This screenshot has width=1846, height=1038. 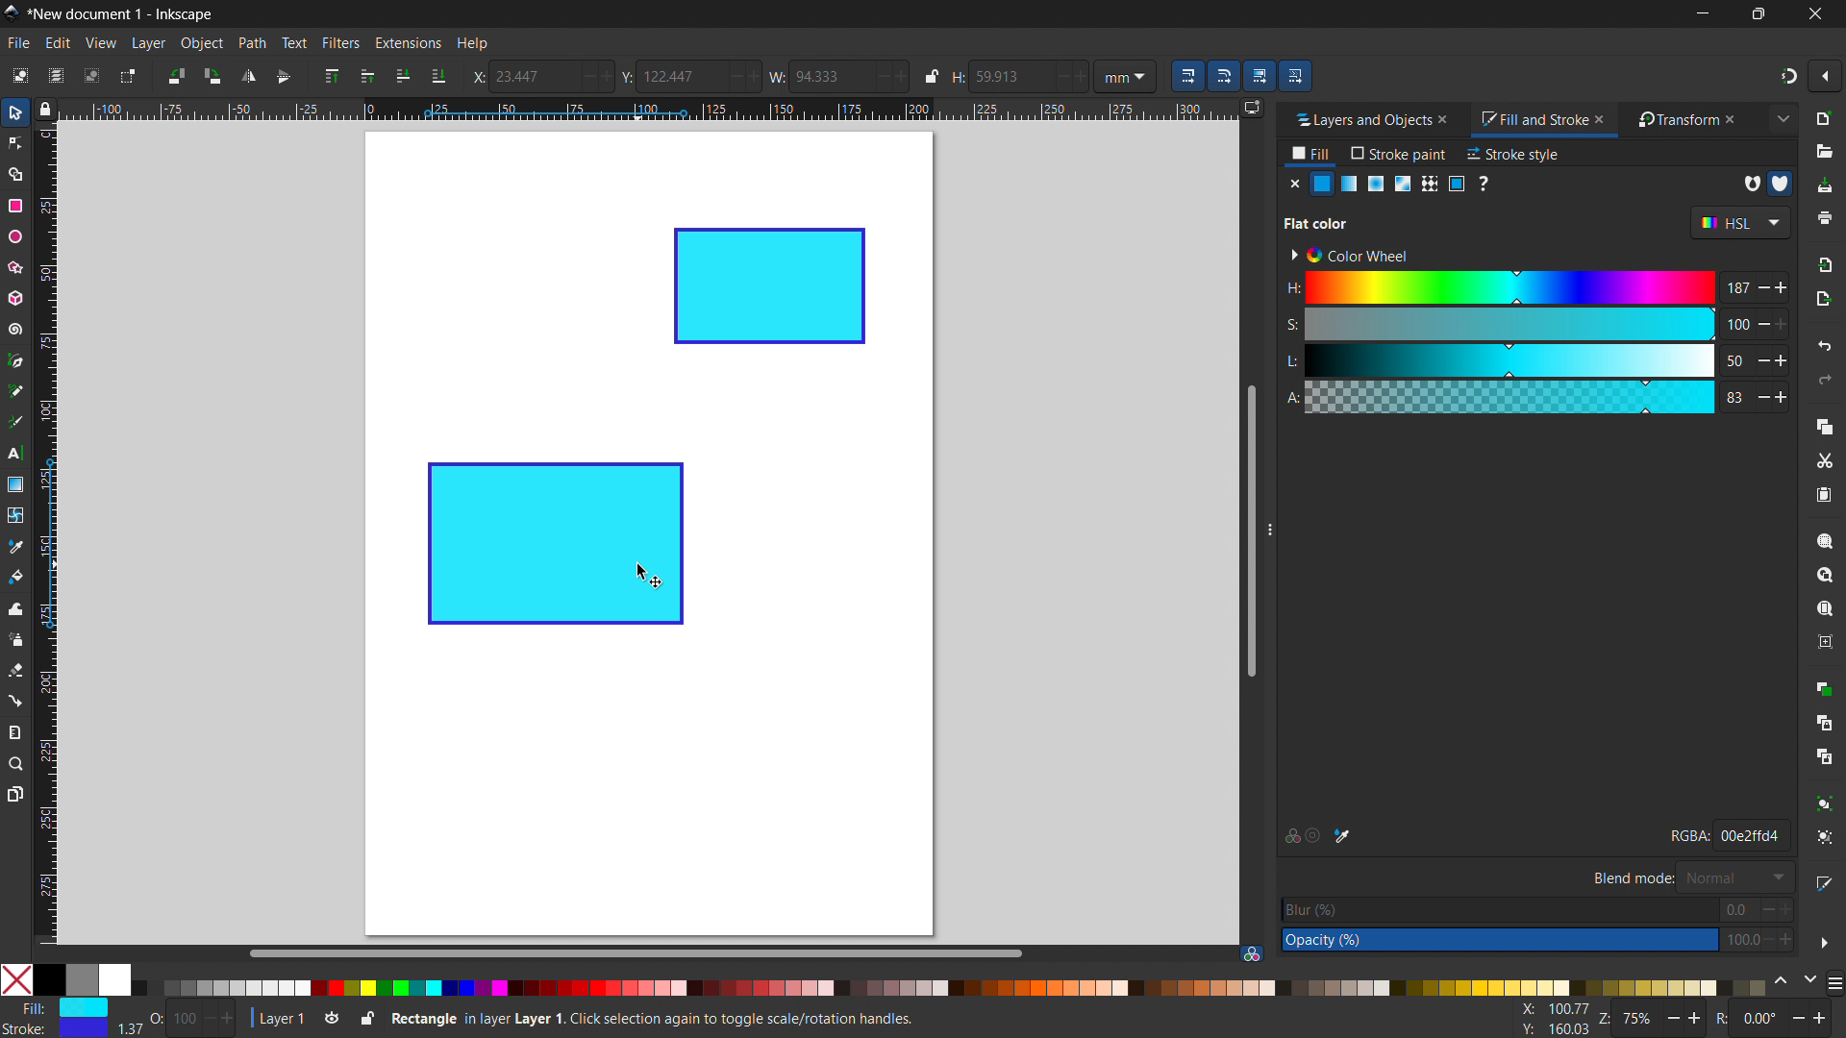 What do you see at coordinates (367, 76) in the screenshot?
I see `raise` at bounding box center [367, 76].